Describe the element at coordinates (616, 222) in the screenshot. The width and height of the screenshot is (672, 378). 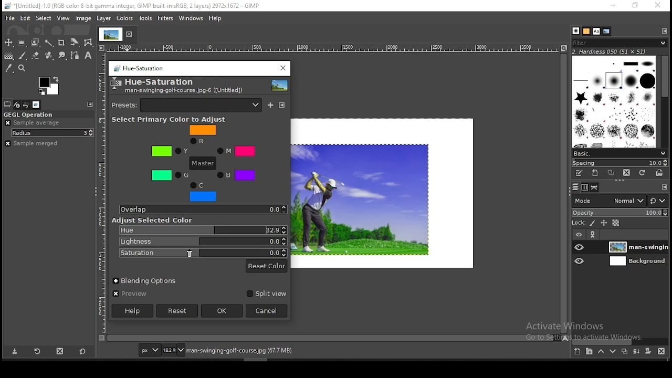
I see `lock alpha channel` at that location.